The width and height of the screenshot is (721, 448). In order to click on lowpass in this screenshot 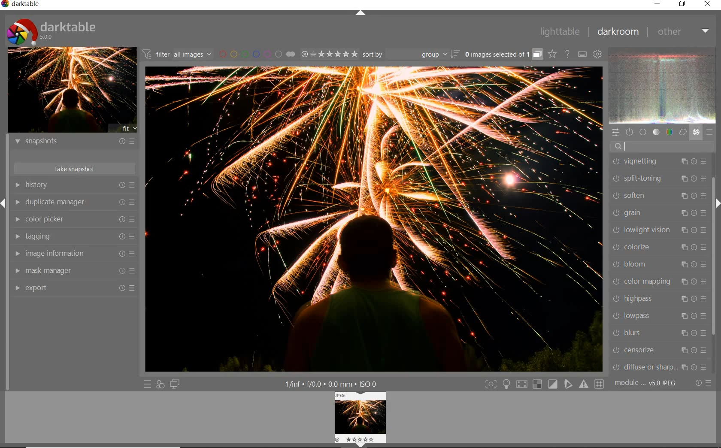, I will do `click(659, 317)`.